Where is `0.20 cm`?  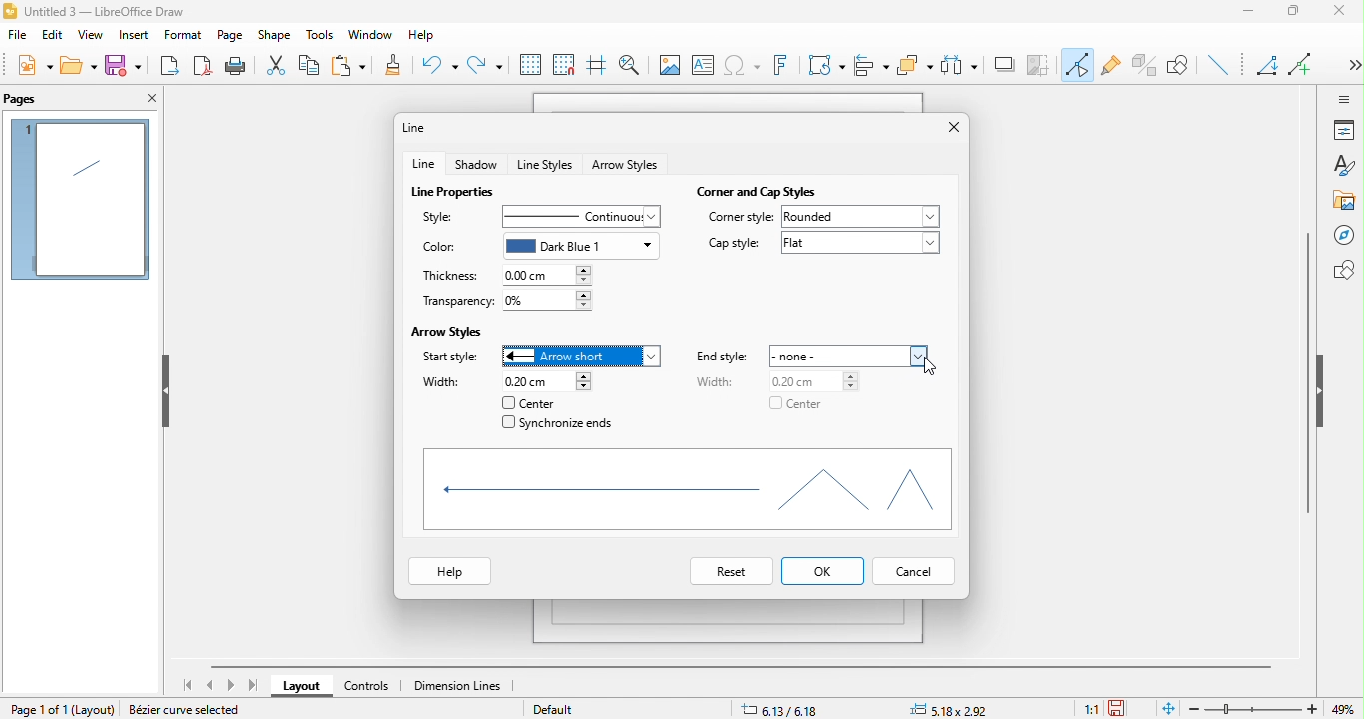
0.20 cm is located at coordinates (805, 380).